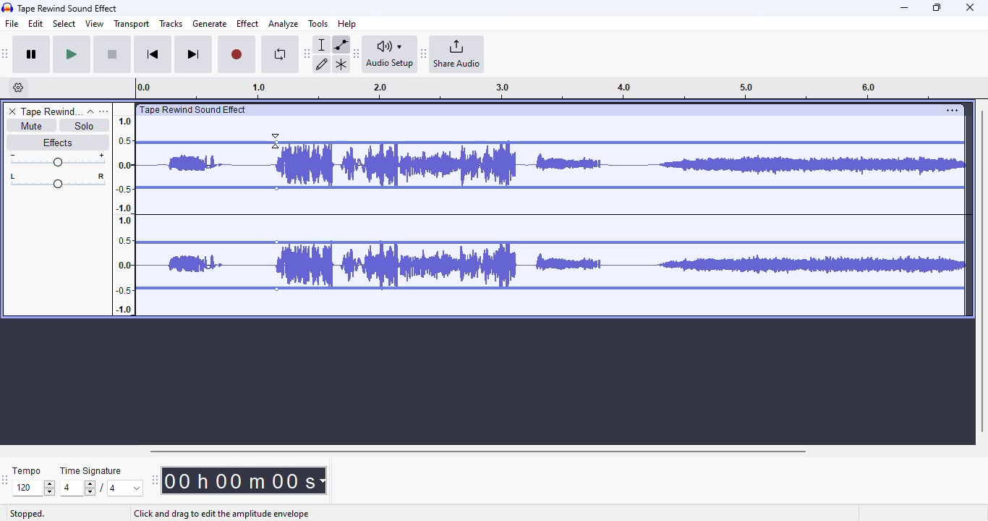 The image size is (988, 521). I want to click on effects, so click(57, 142).